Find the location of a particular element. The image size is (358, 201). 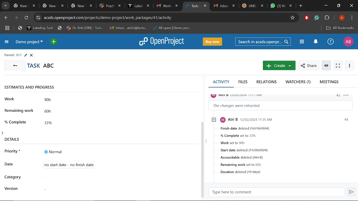

version is located at coordinates (12, 188).